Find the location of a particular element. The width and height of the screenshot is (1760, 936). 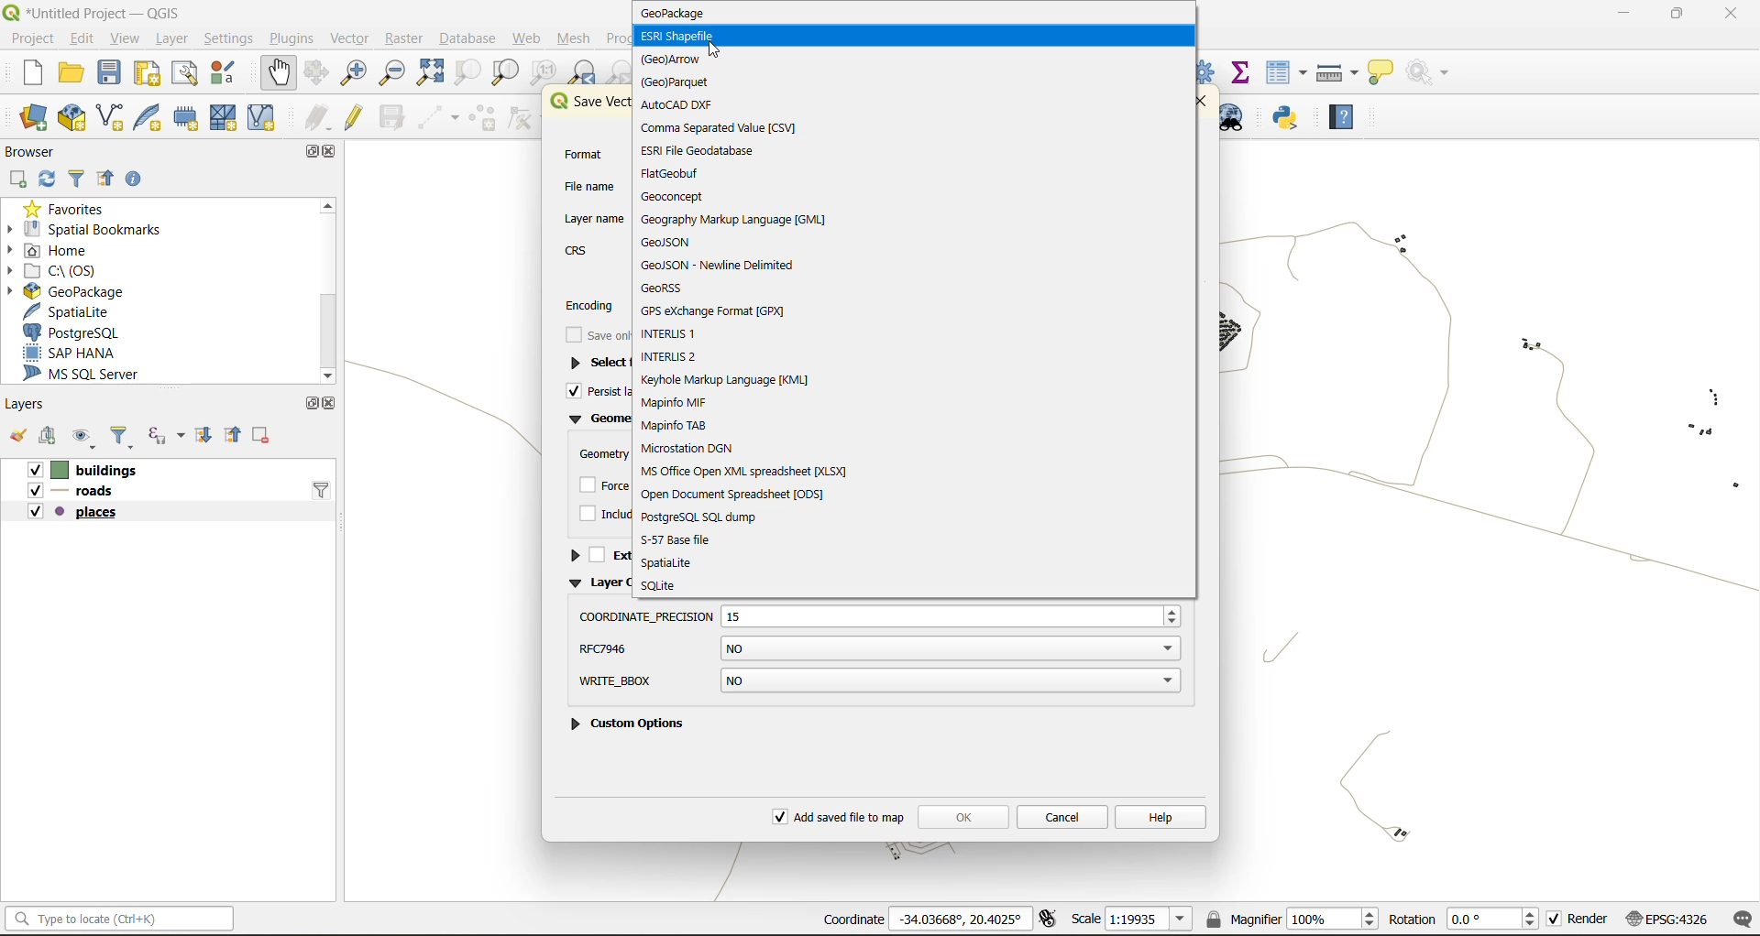

flatgeobuf is located at coordinates (678, 176).